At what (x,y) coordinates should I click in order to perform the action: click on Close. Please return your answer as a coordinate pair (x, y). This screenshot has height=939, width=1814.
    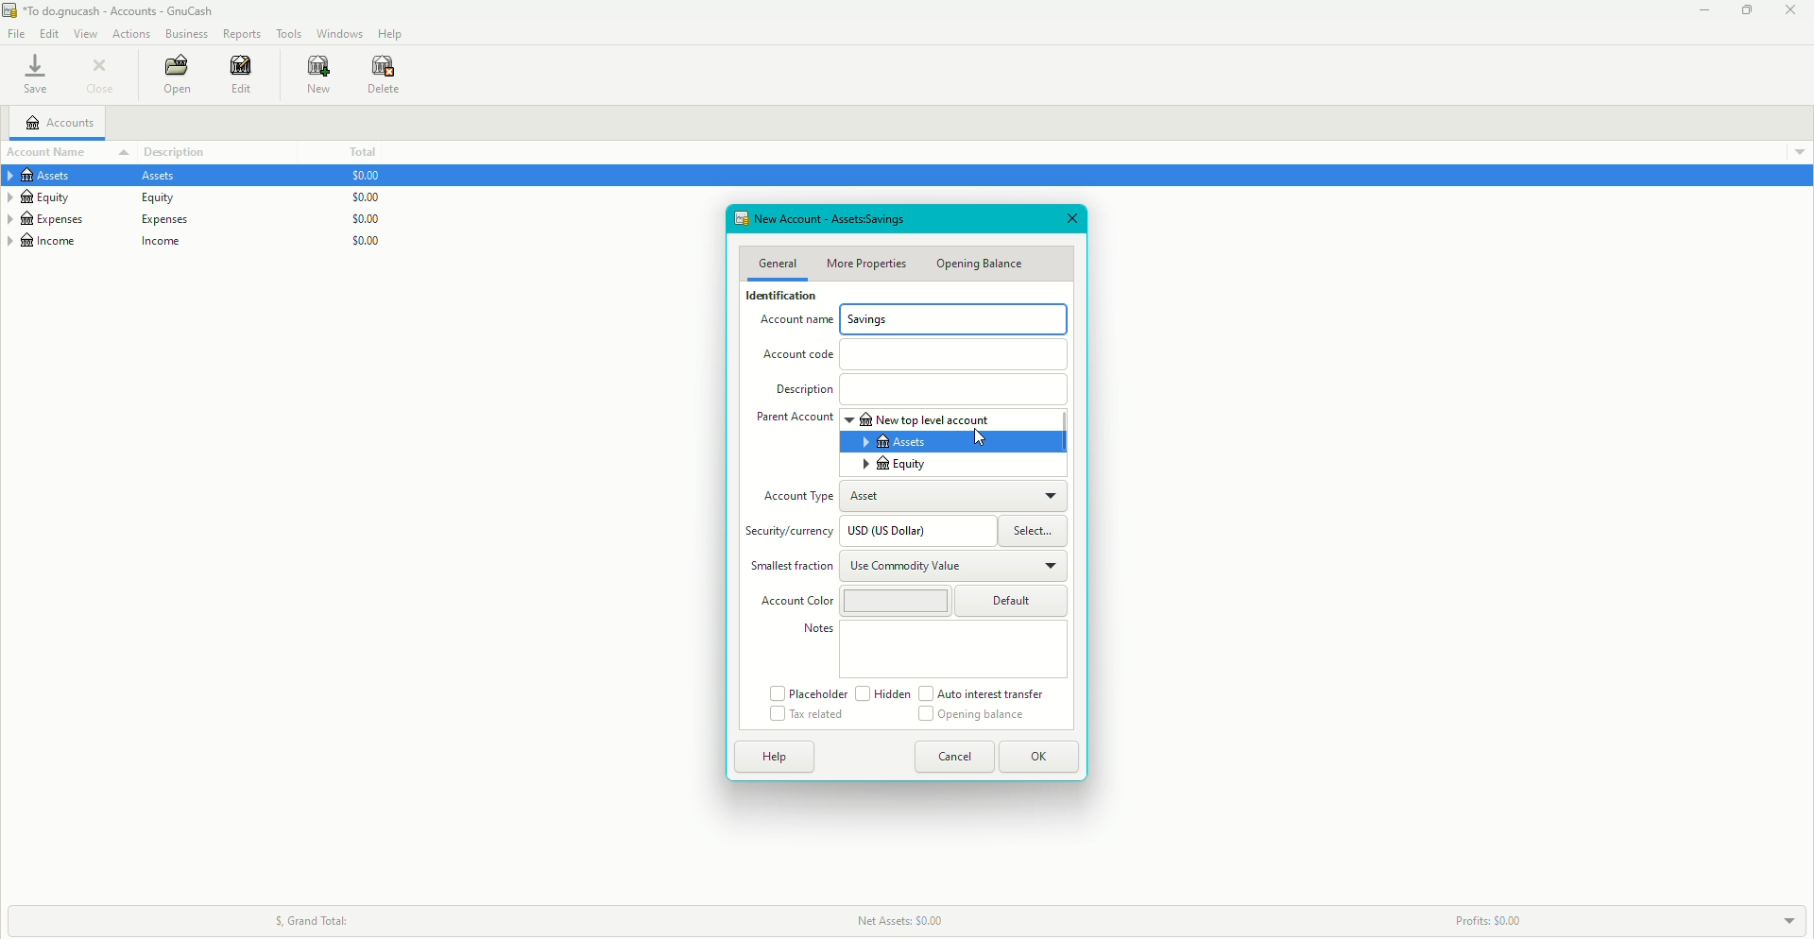
    Looking at the image, I should click on (104, 77).